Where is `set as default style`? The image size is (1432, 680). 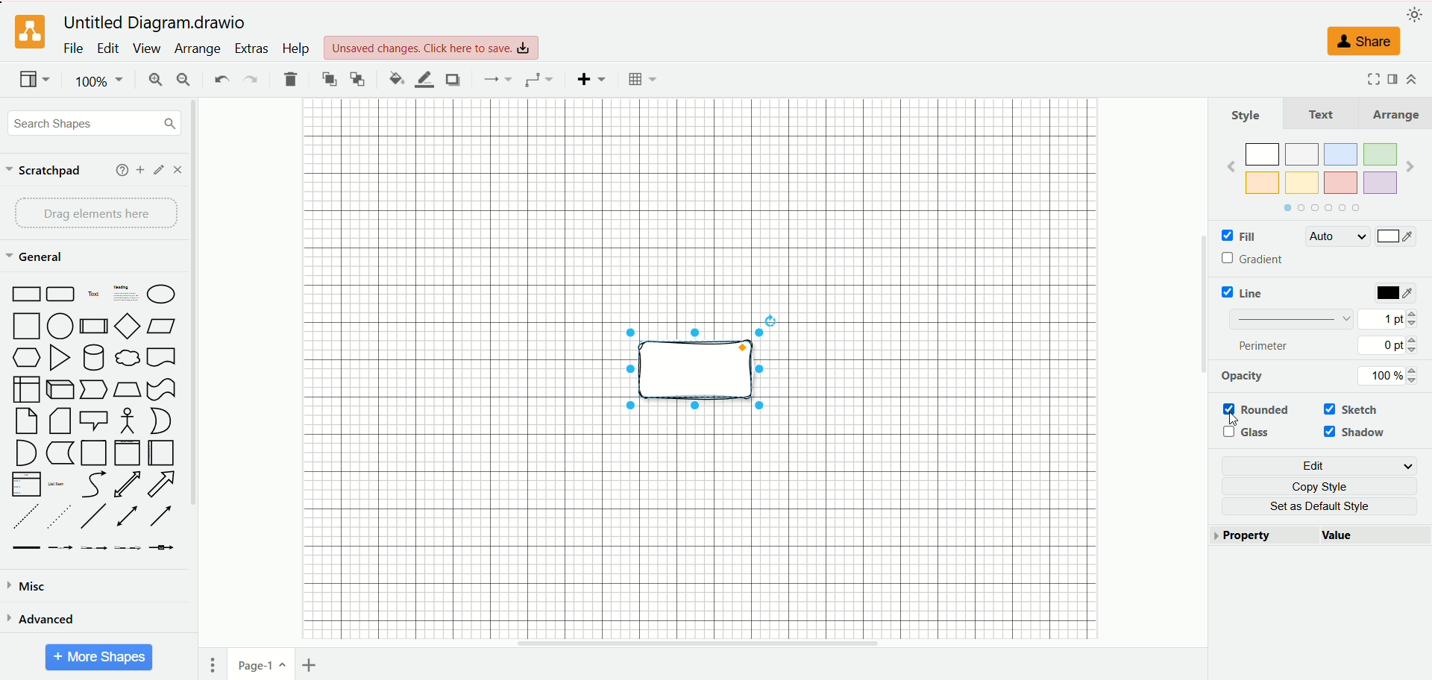
set as default style is located at coordinates (1327, 506).